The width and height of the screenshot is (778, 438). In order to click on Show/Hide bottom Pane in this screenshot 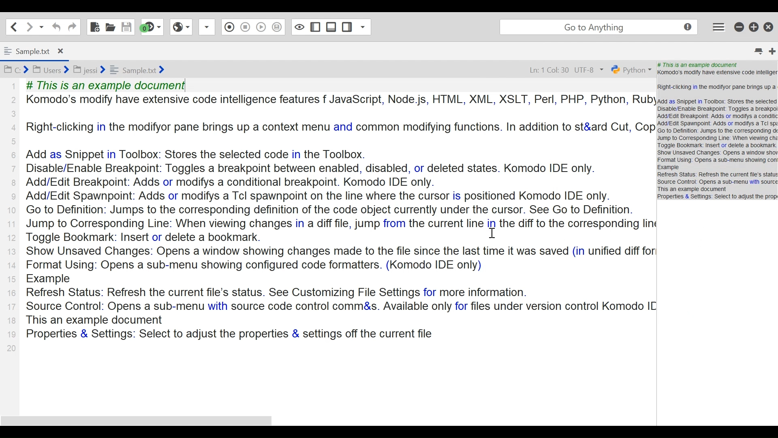, I will do `click(314, 27)`.